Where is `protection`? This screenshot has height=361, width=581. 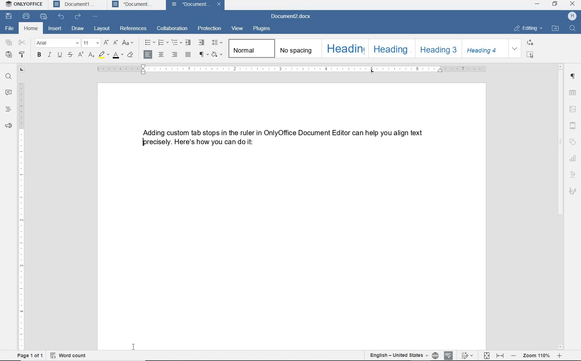
protection is located at coordinates (209, 29).